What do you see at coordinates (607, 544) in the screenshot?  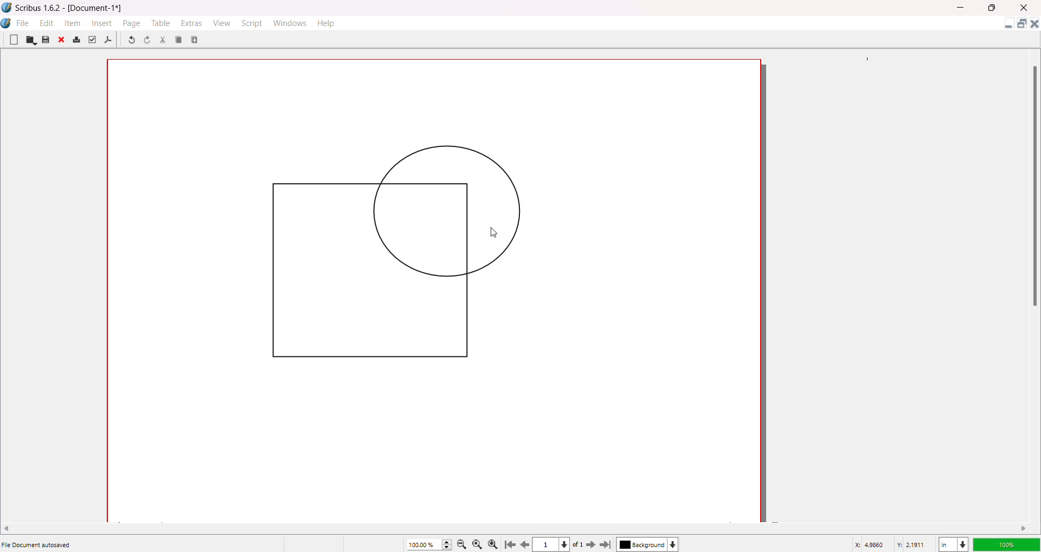 I see `Last` at bounding box center [607, 544].